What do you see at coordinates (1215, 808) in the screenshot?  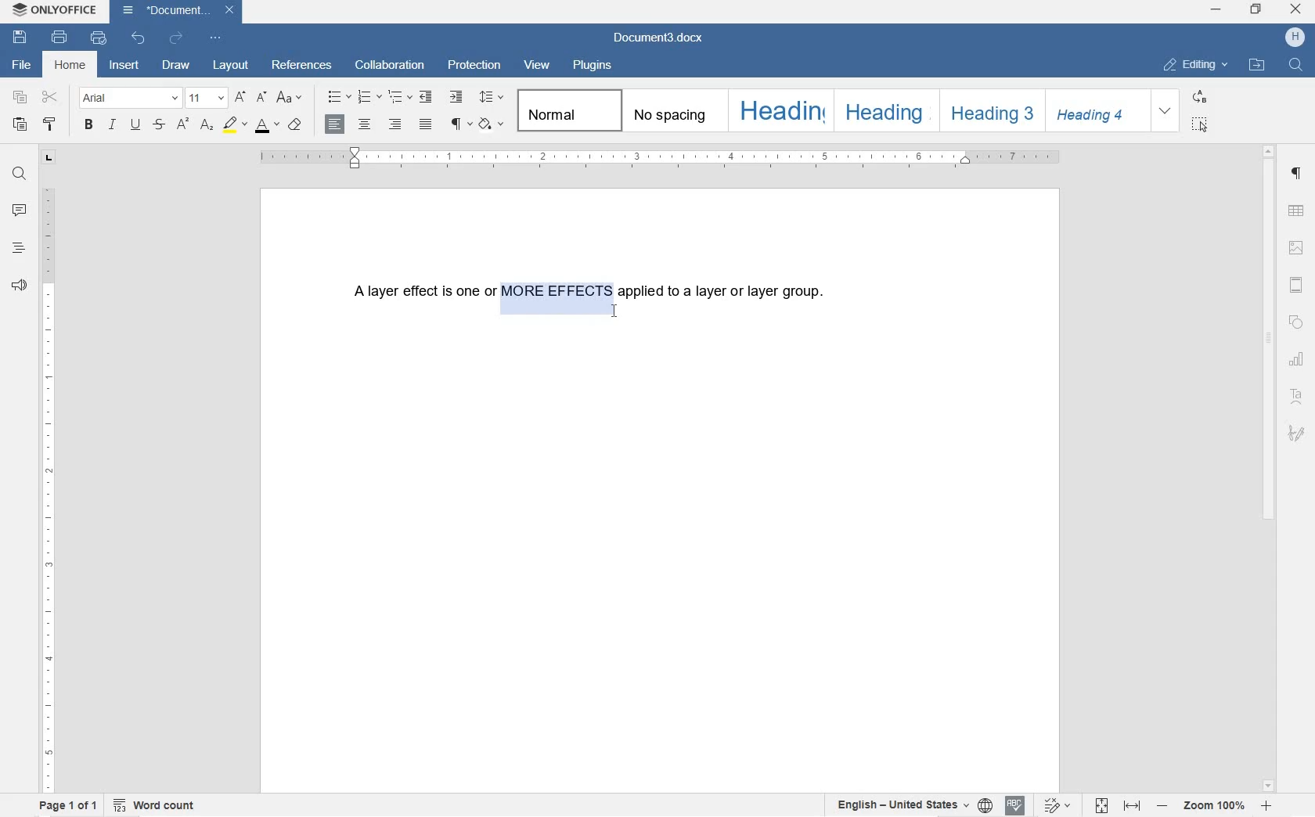 I see `ZOOM IN OR OUT` at bounding box center [1215, 808].